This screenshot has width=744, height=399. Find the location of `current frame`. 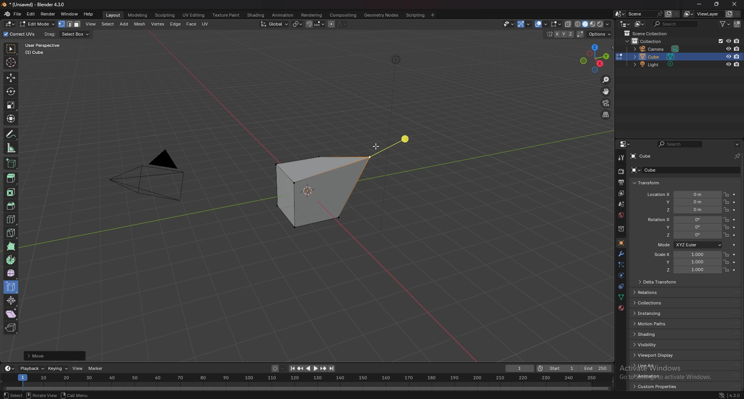

current frame is located at coordinates (519, 368).